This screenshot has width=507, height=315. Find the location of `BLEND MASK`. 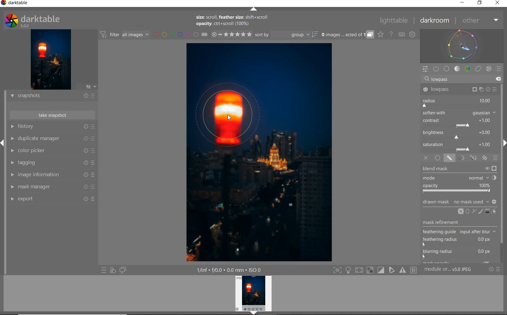

BLEND MASK is located at coordinates (459, 179).